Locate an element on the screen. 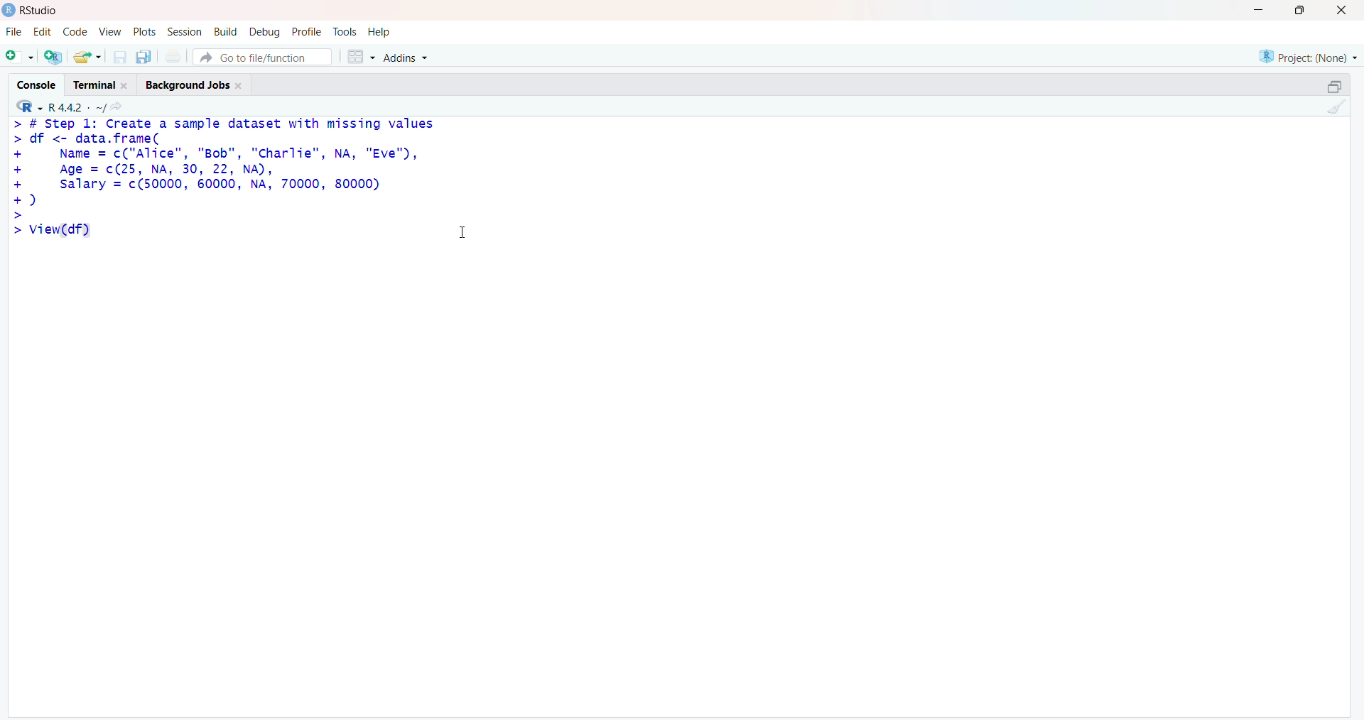 The height and width of the screenshot is (720, 1364). Save current document (Ctrl + S) is located at coordinates (119, 58).